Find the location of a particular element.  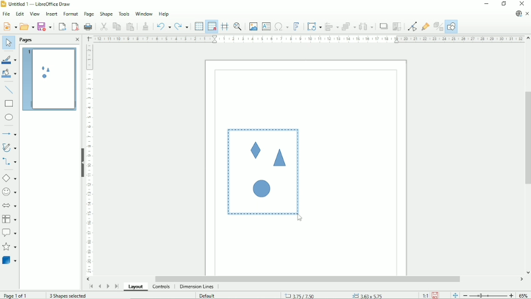

Dimension lines is located at coordinates (197, 287).